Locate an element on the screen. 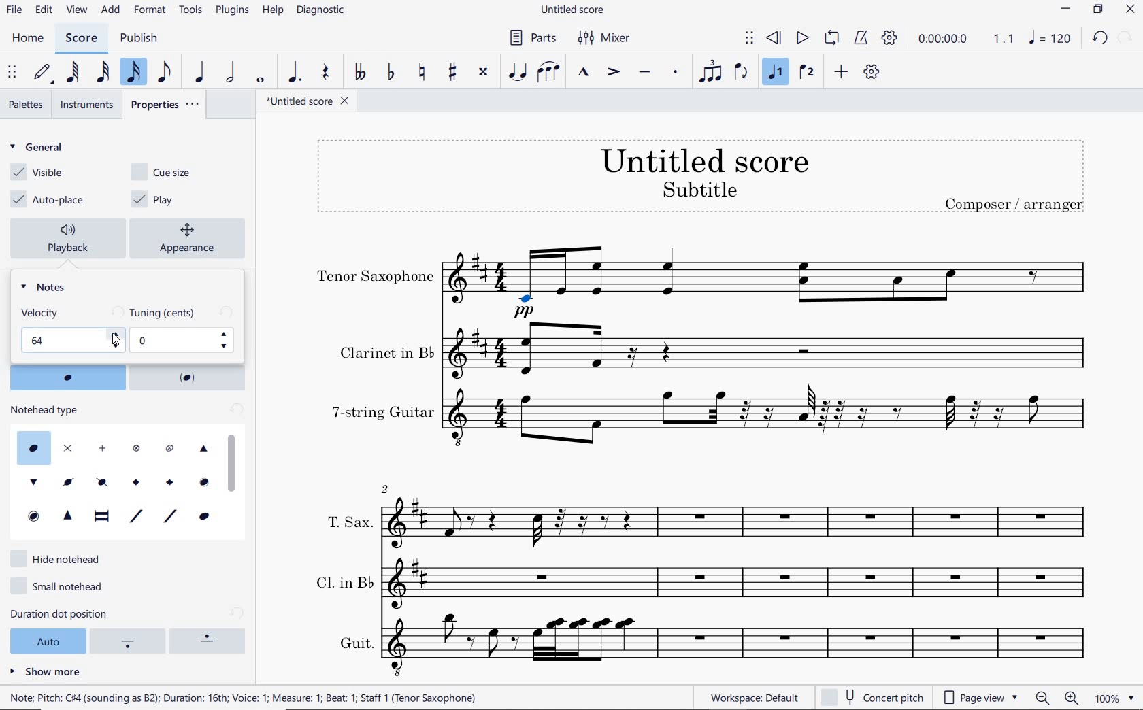 The width and height of the screenshot is (1143, 710). AUGMENTATION DOT is located at coordinates (296, 73).